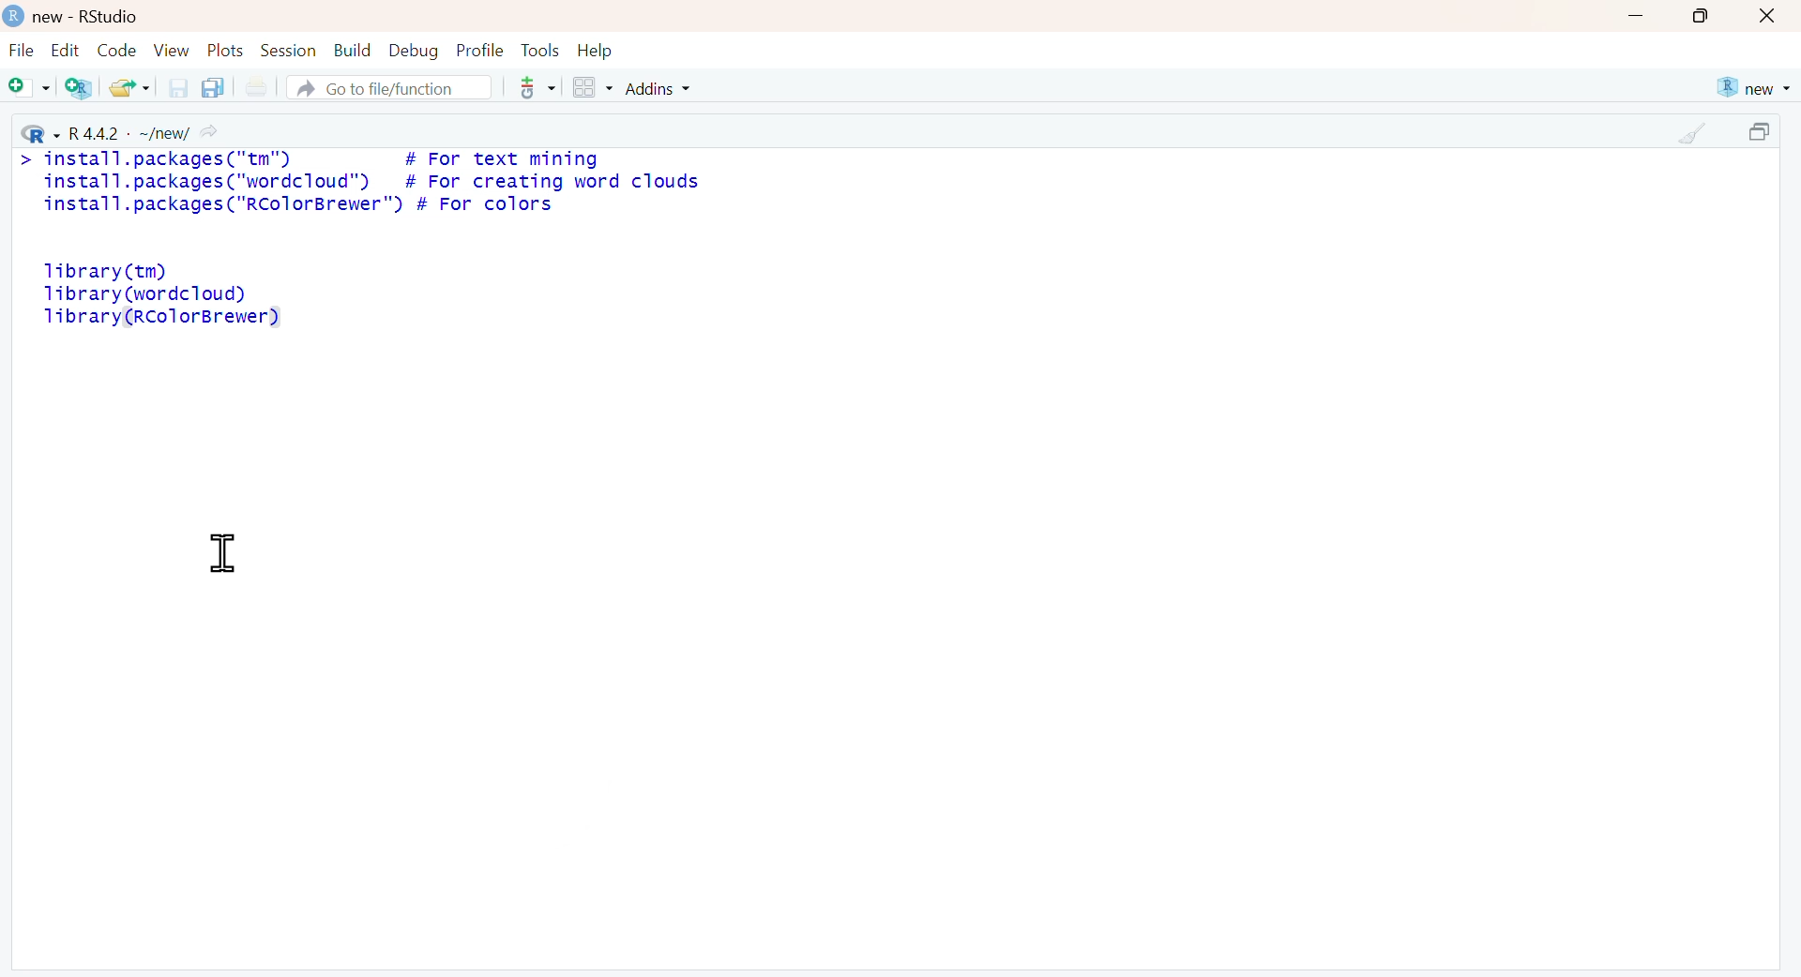 The width and height of the screenshot is (1801, 977). Describe the element at coordinates (90, 17) in the screenshot. I see `new - RStudio` at that location.